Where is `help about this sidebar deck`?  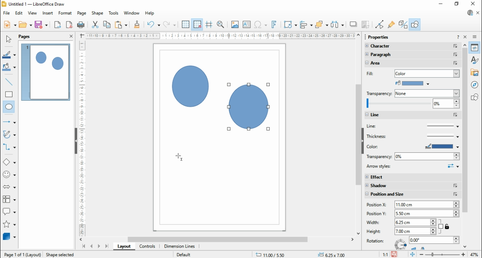
help about this sidebar deck is located at coordinates (458, 37).